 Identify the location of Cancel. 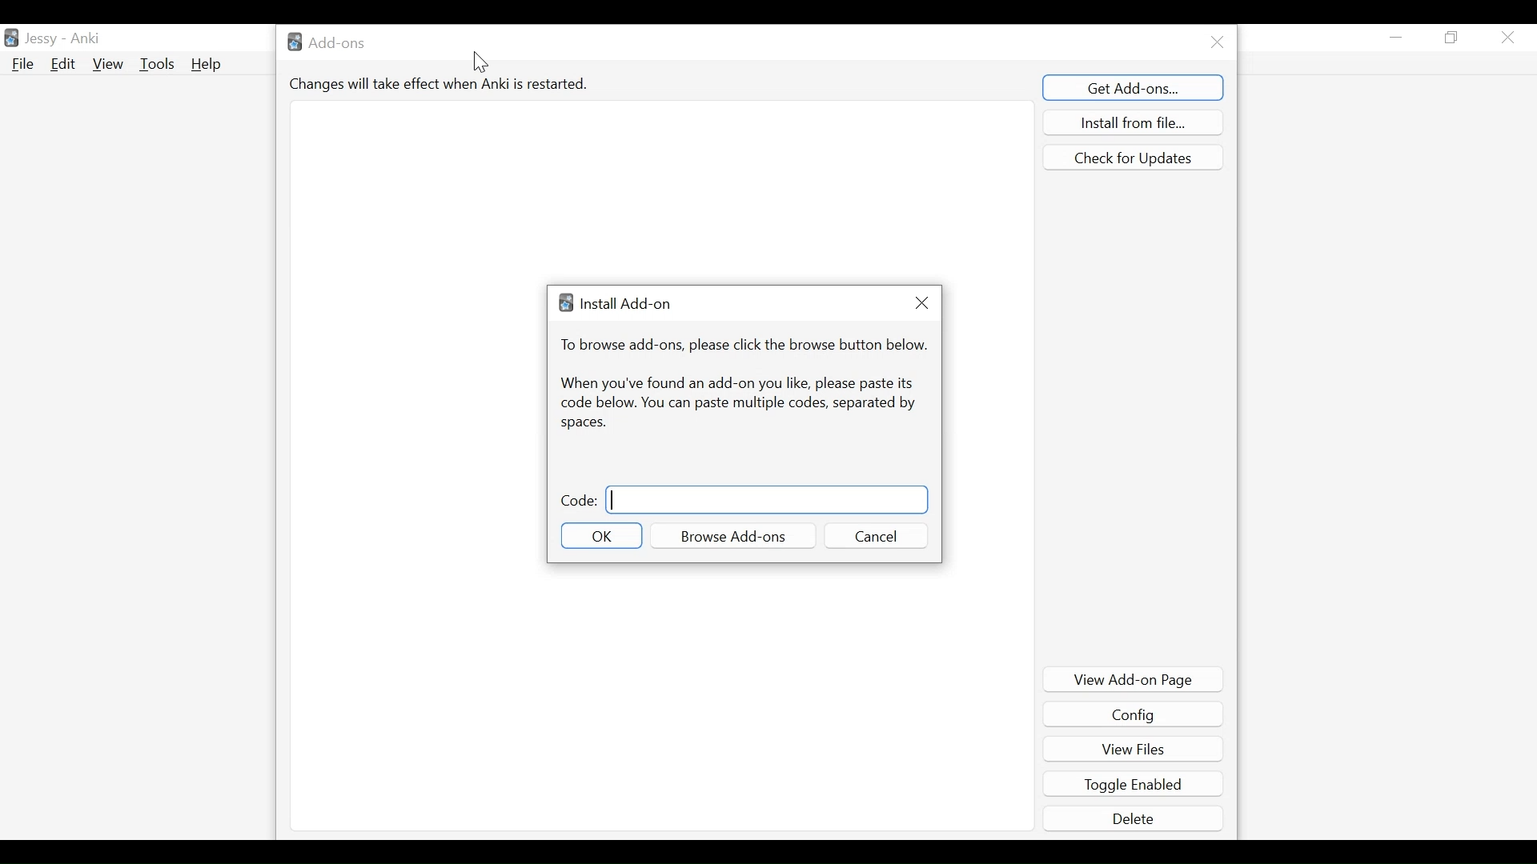
(875, 536).